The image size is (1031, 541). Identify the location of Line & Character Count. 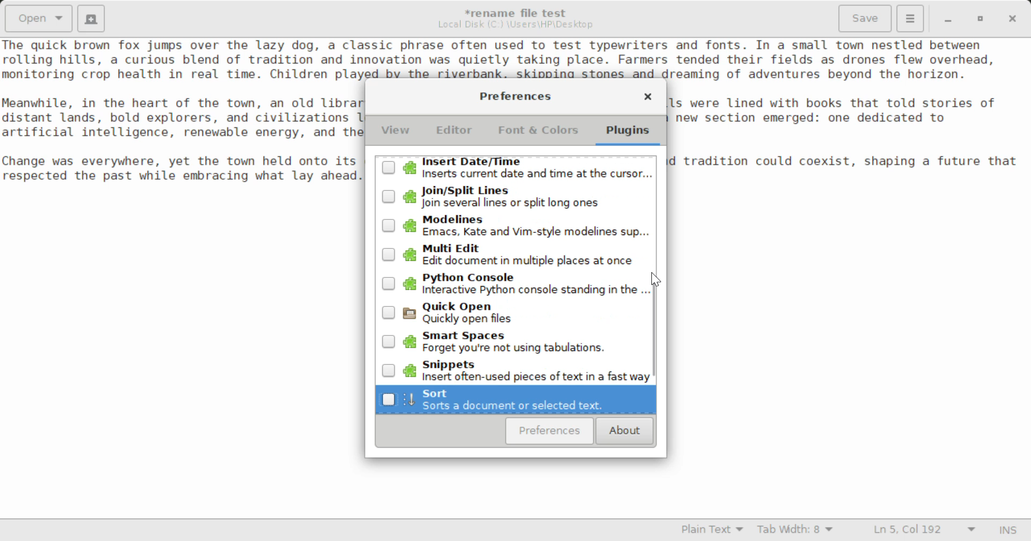
(925, 531).